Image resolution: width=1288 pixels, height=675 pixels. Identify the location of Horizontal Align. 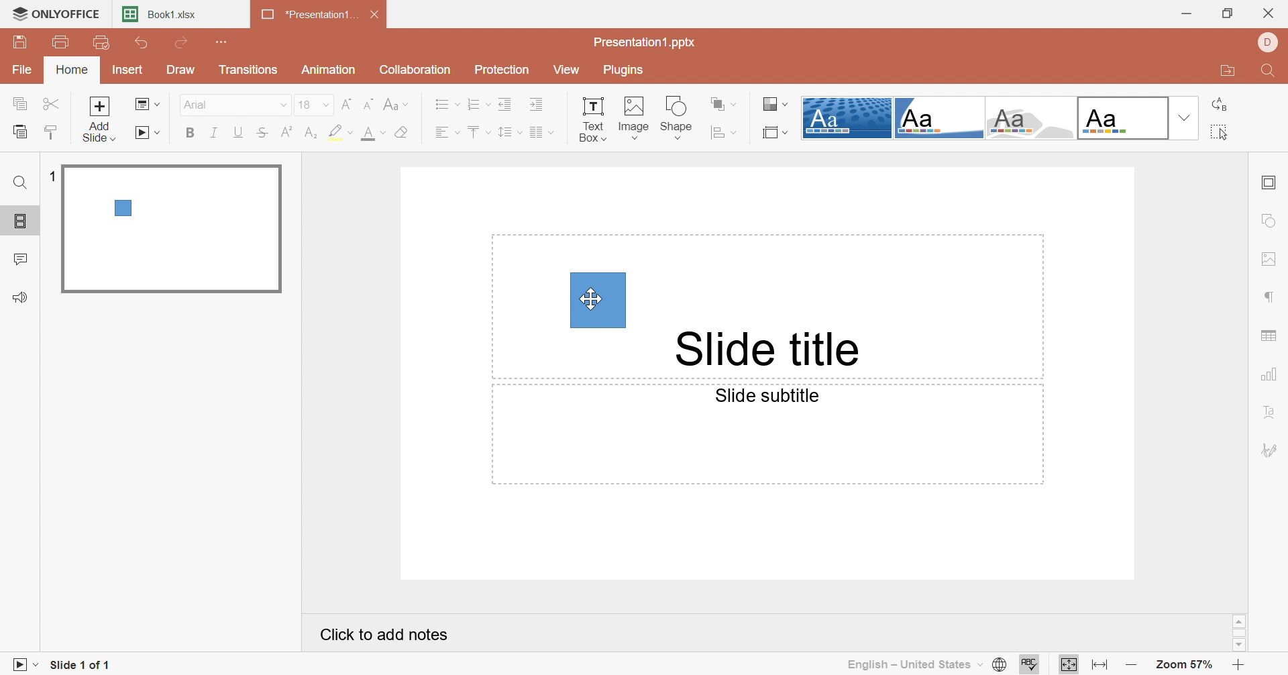
(445, 133).